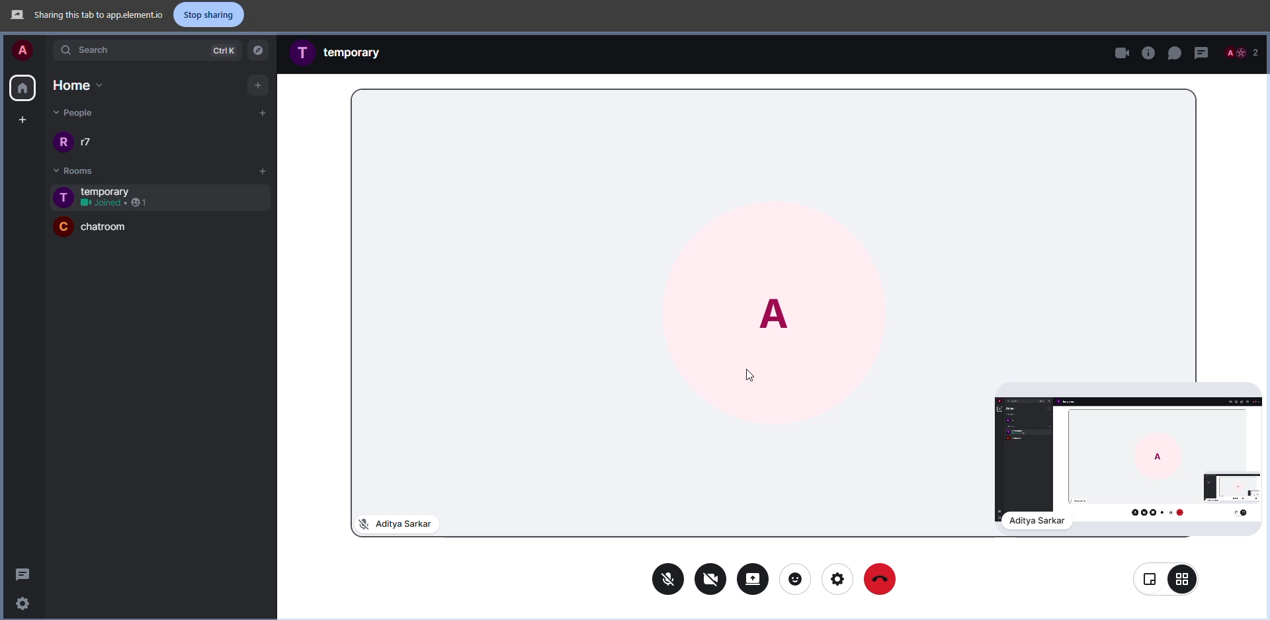  Describe the element at coordinates (73, 167) in the screenshot. I see `rooms` at that location.